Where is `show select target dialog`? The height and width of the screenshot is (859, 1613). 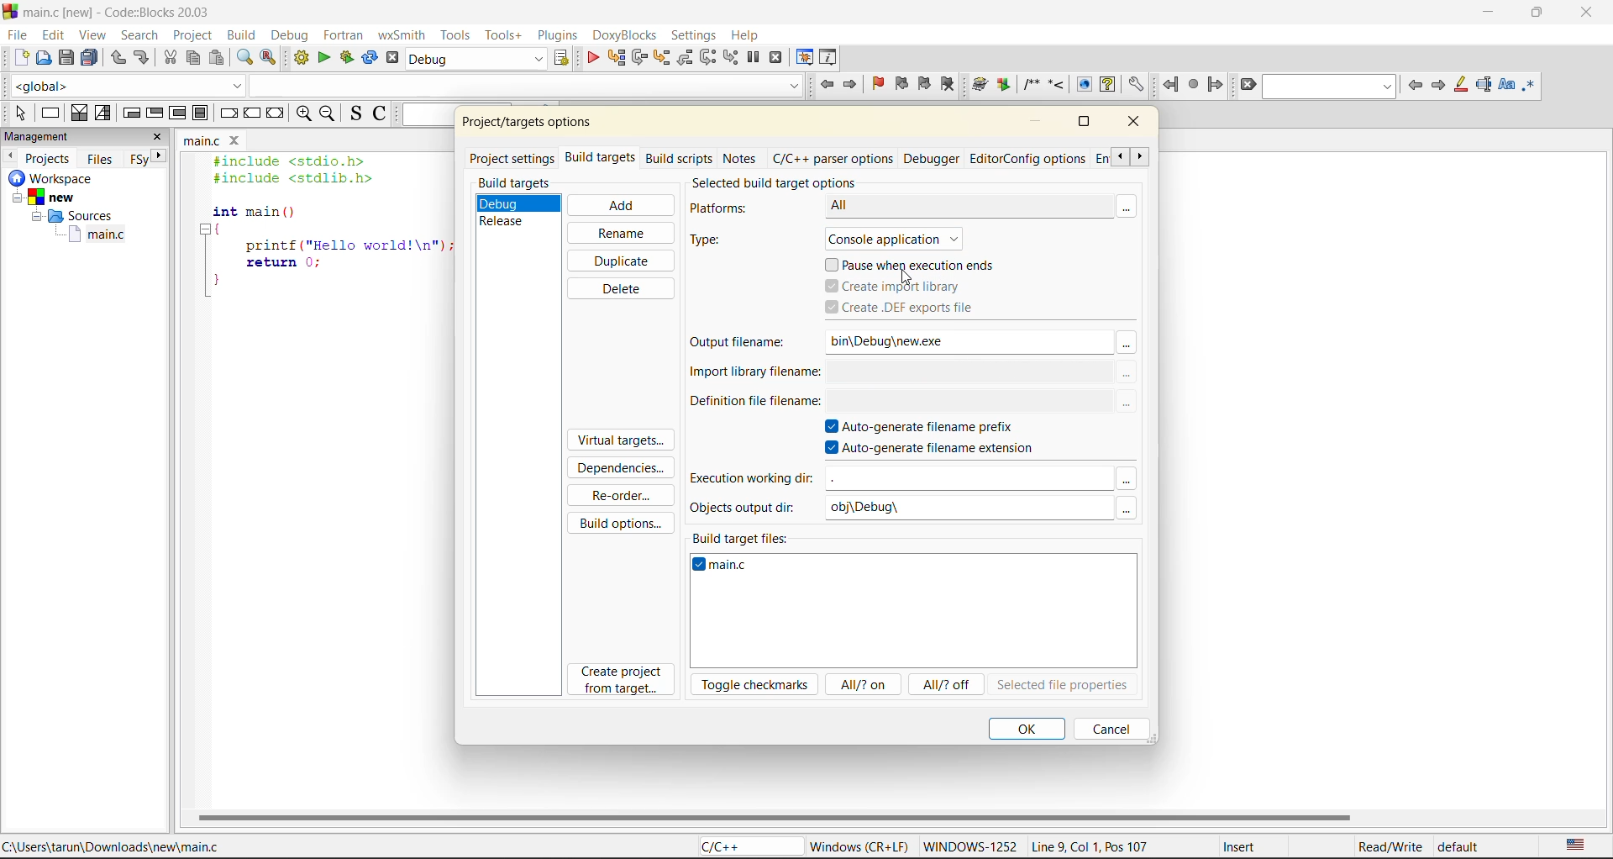
show select target dialog is located at coordinates (563, 59).